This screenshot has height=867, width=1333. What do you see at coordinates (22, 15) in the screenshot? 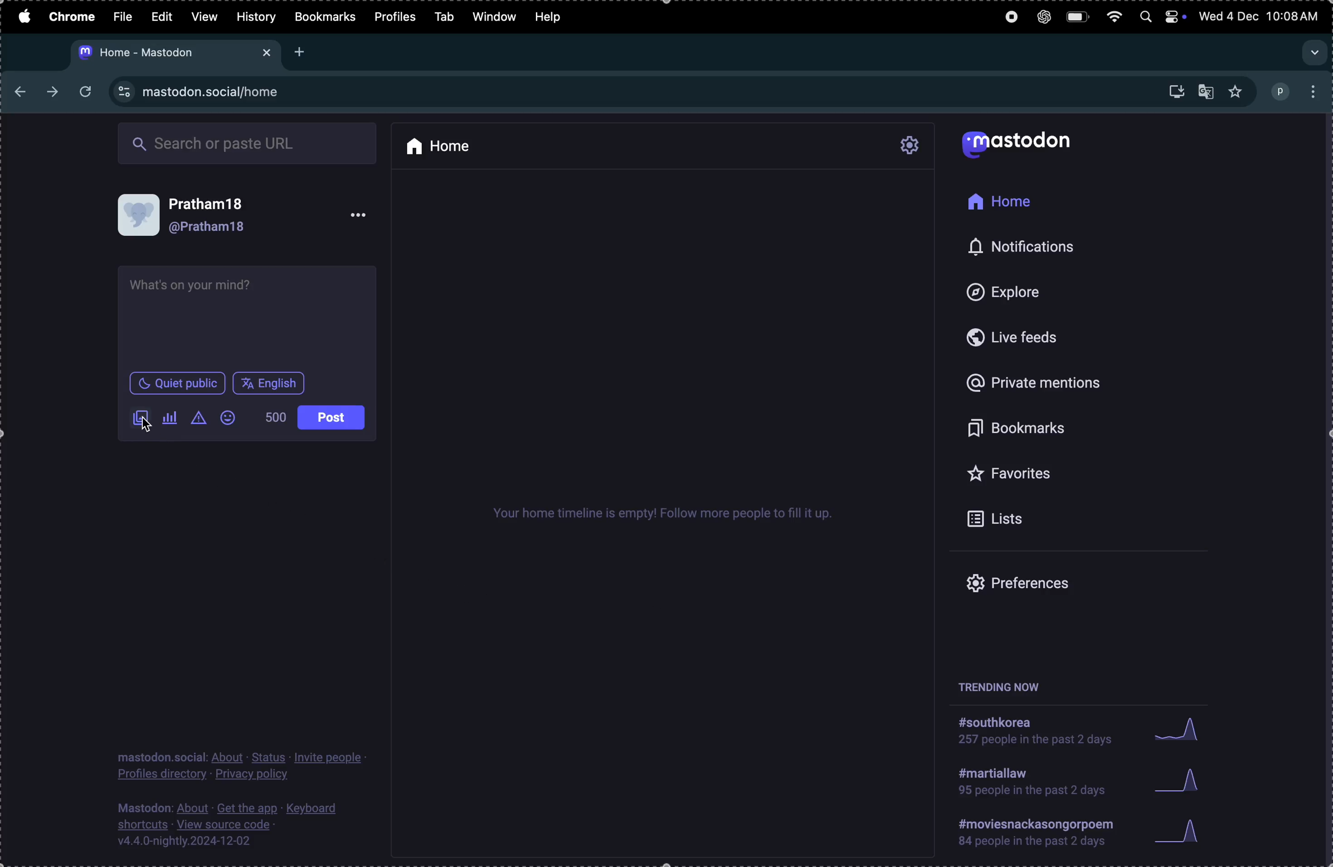
I see `apple menu` at bounding box center [22, 15].